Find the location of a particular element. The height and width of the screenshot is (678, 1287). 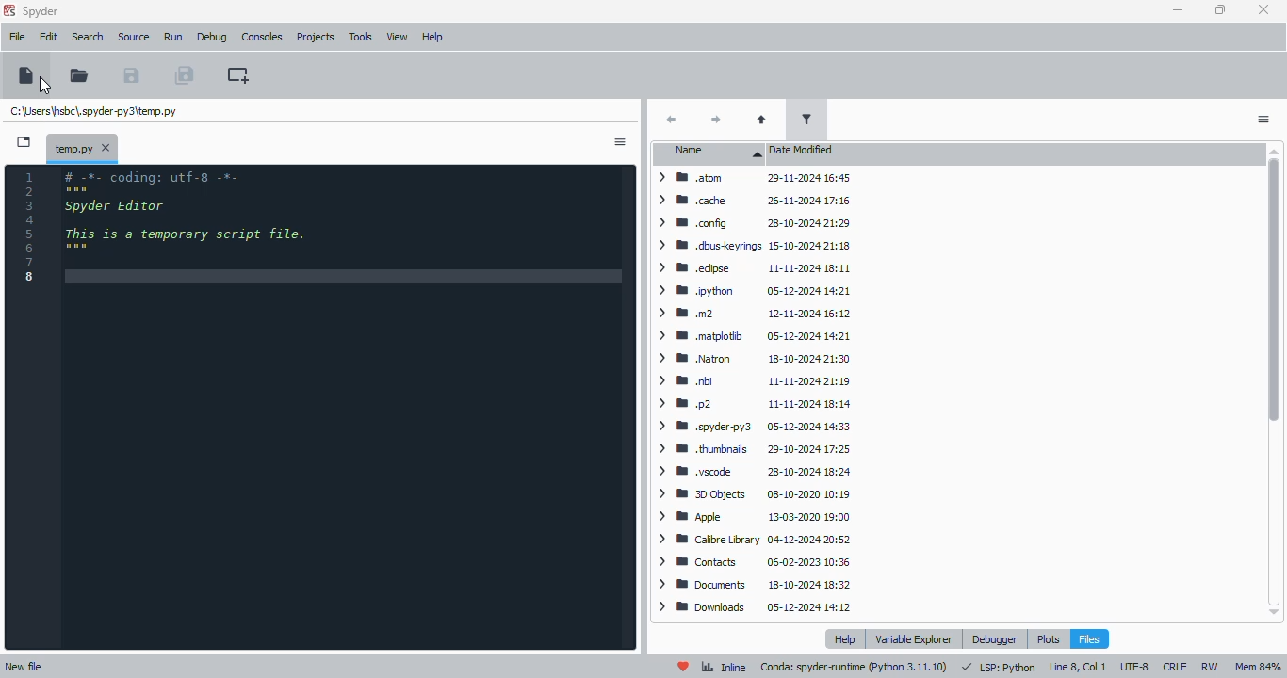

files is located at coordinates (1089, 638).